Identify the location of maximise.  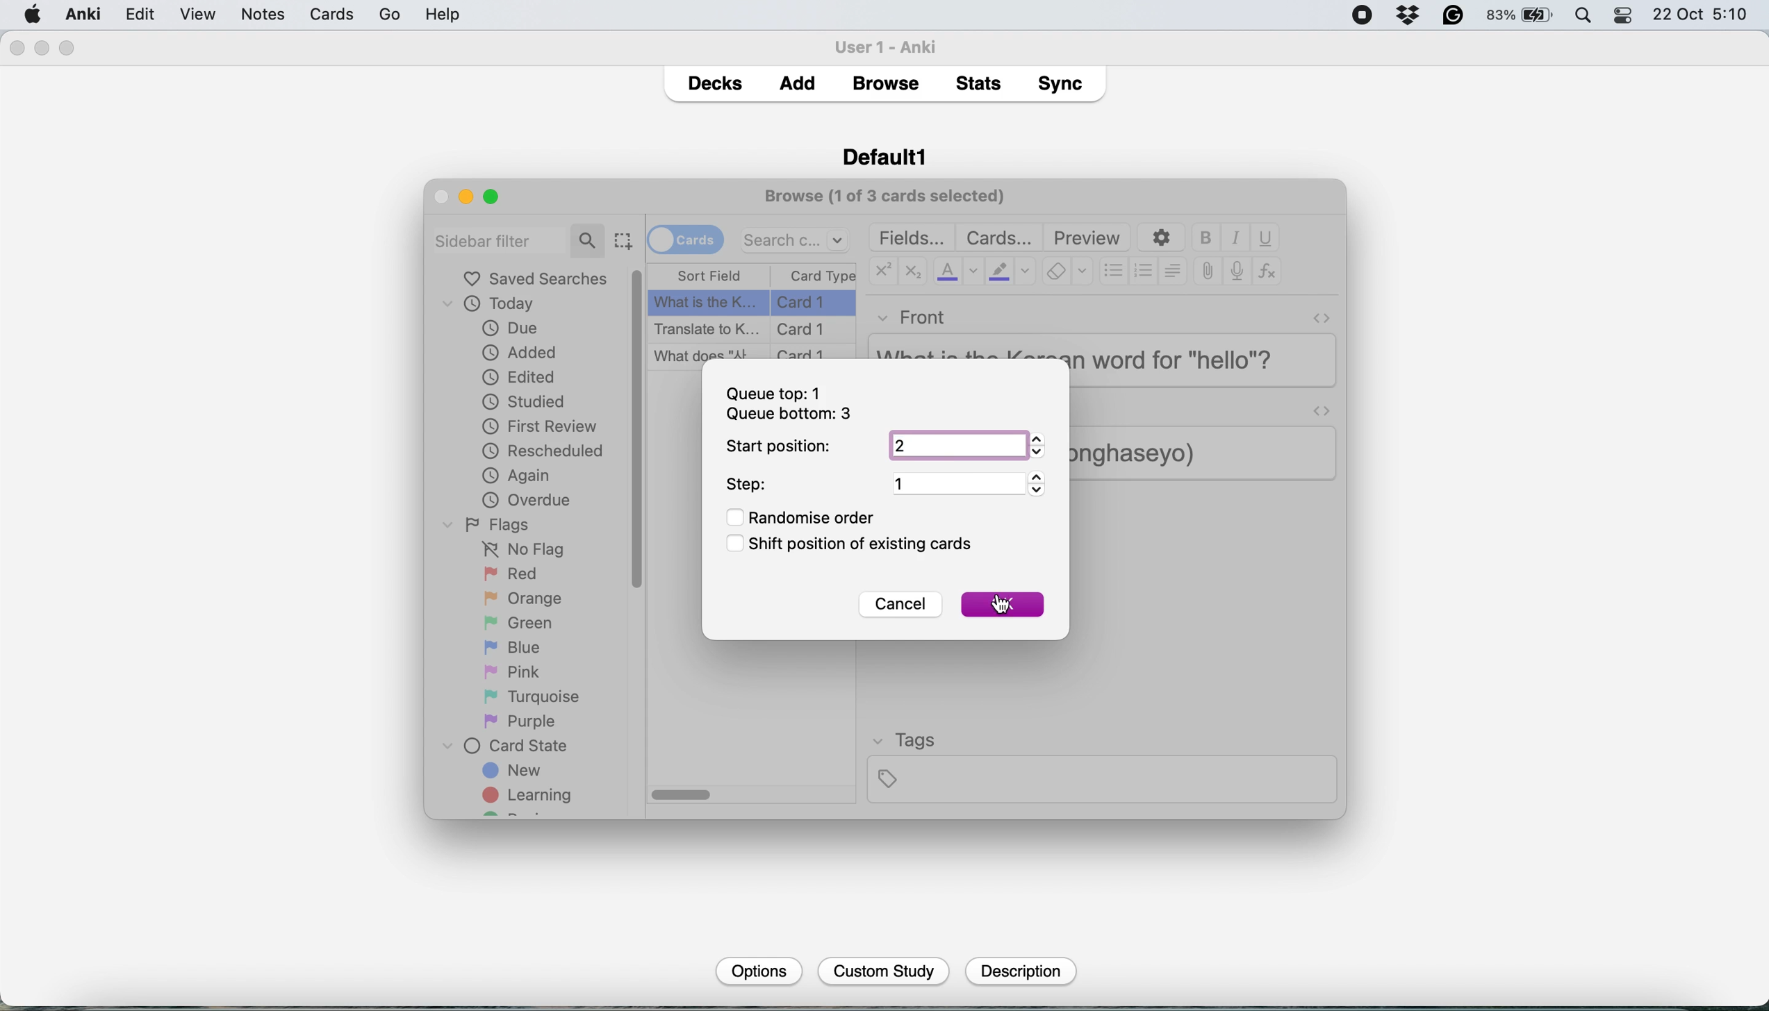
(497, 196).